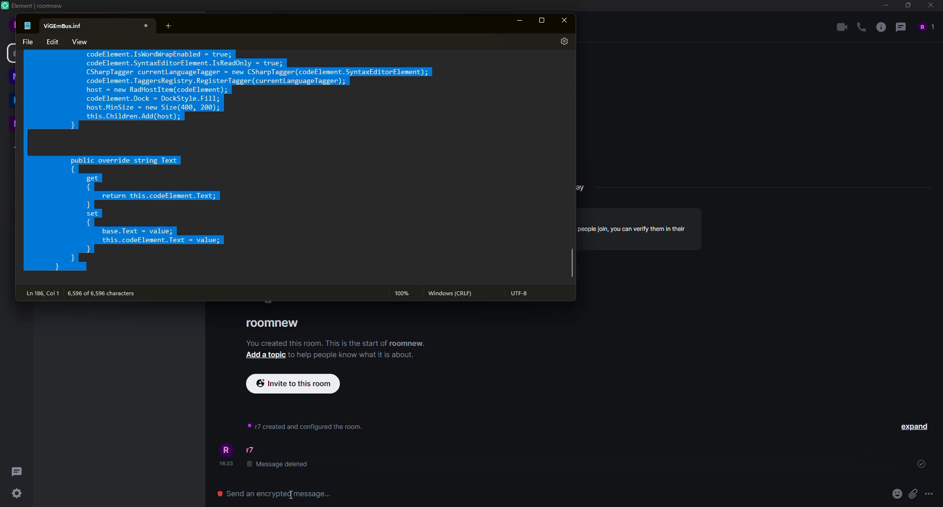 Image resolution: width=943 pixels, height=507 pixels. I want to click on r7, so click(251, 450).